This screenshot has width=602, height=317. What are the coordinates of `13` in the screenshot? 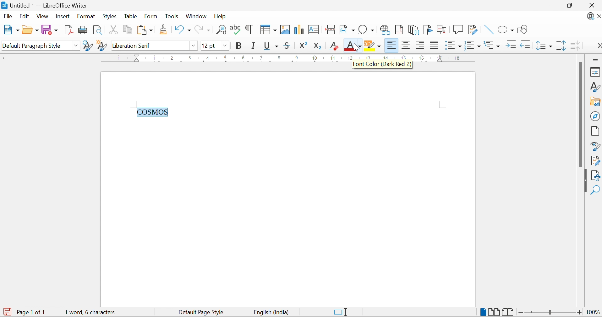 It's located at (368, 57).